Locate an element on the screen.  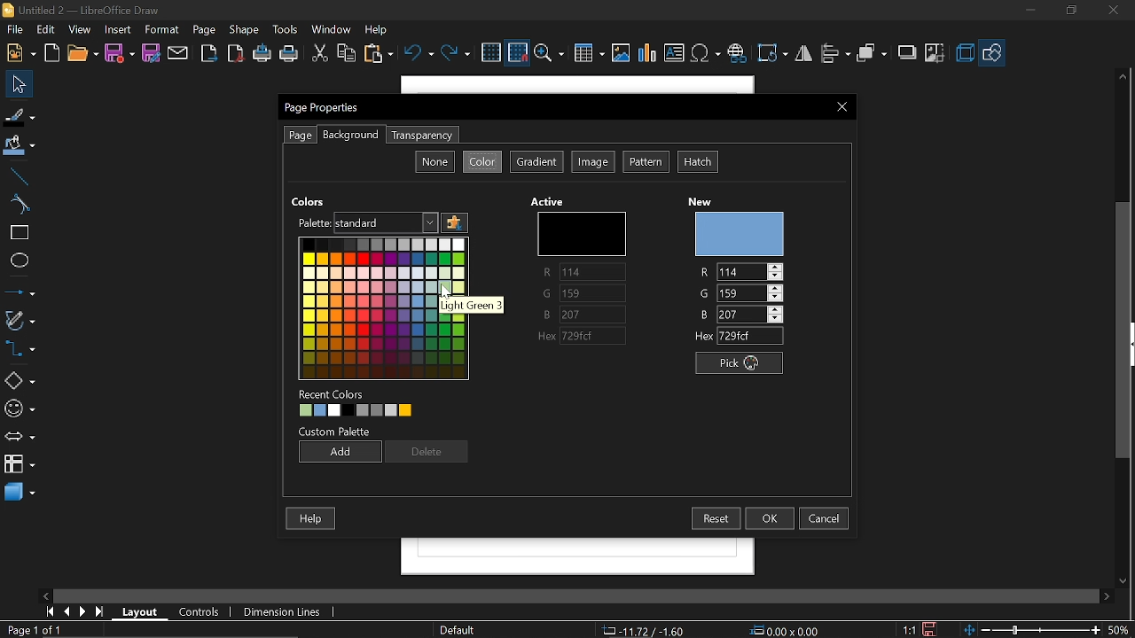
Reset is located at coordinates (717, 518).